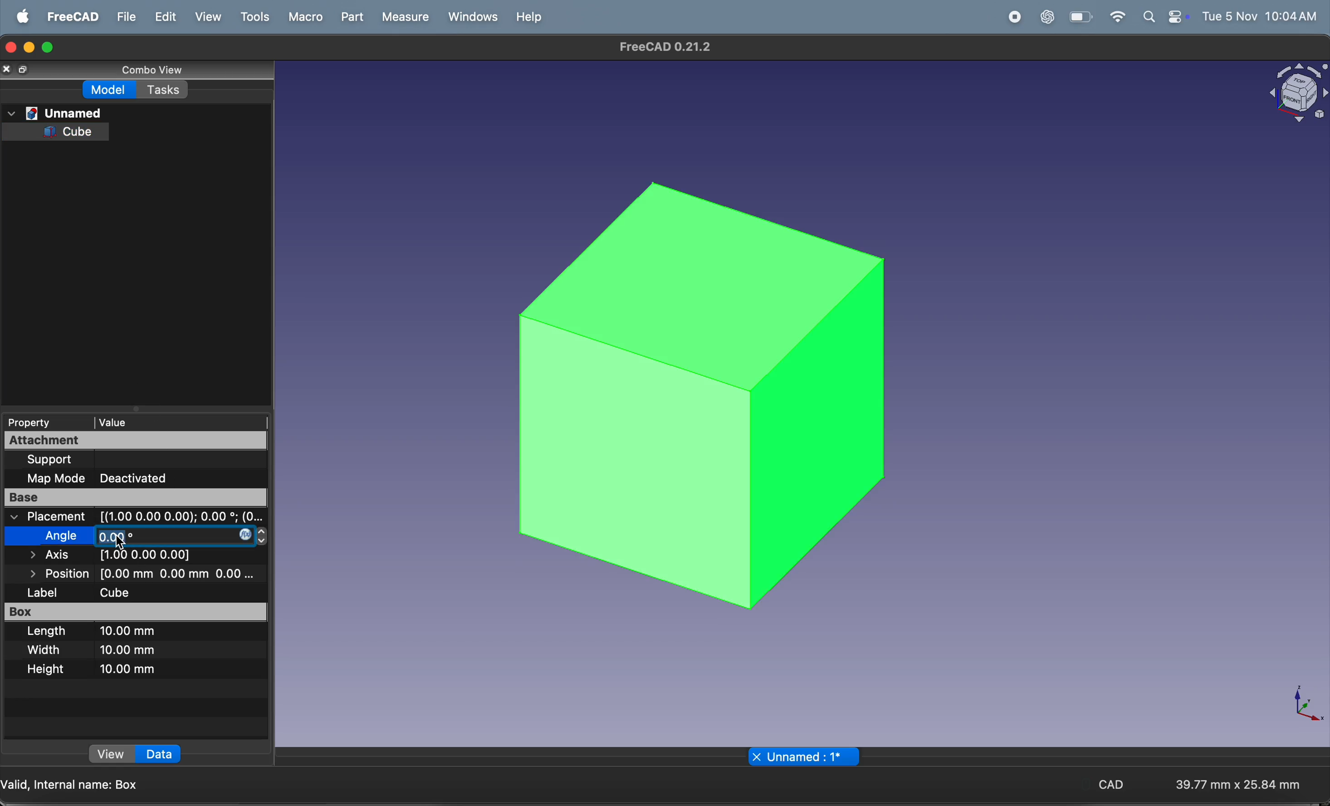 Image resolution: width=1330 pixels, height=806 pixels. What do you see at coordinates (121, 17) in the screenshot?
I see `file` at bounding box center [121, 17].